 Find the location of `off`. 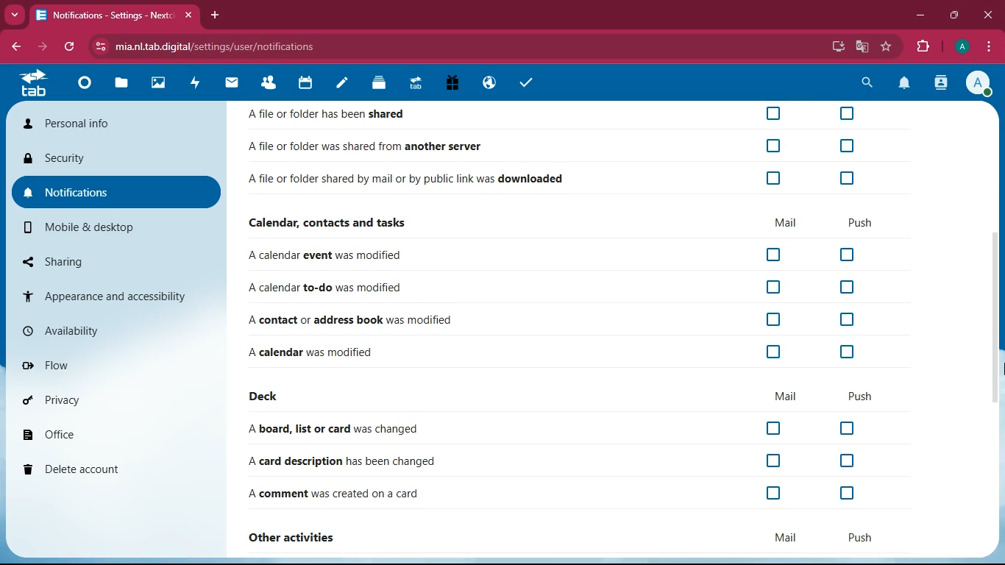

off is located at coordinates (774, 319).